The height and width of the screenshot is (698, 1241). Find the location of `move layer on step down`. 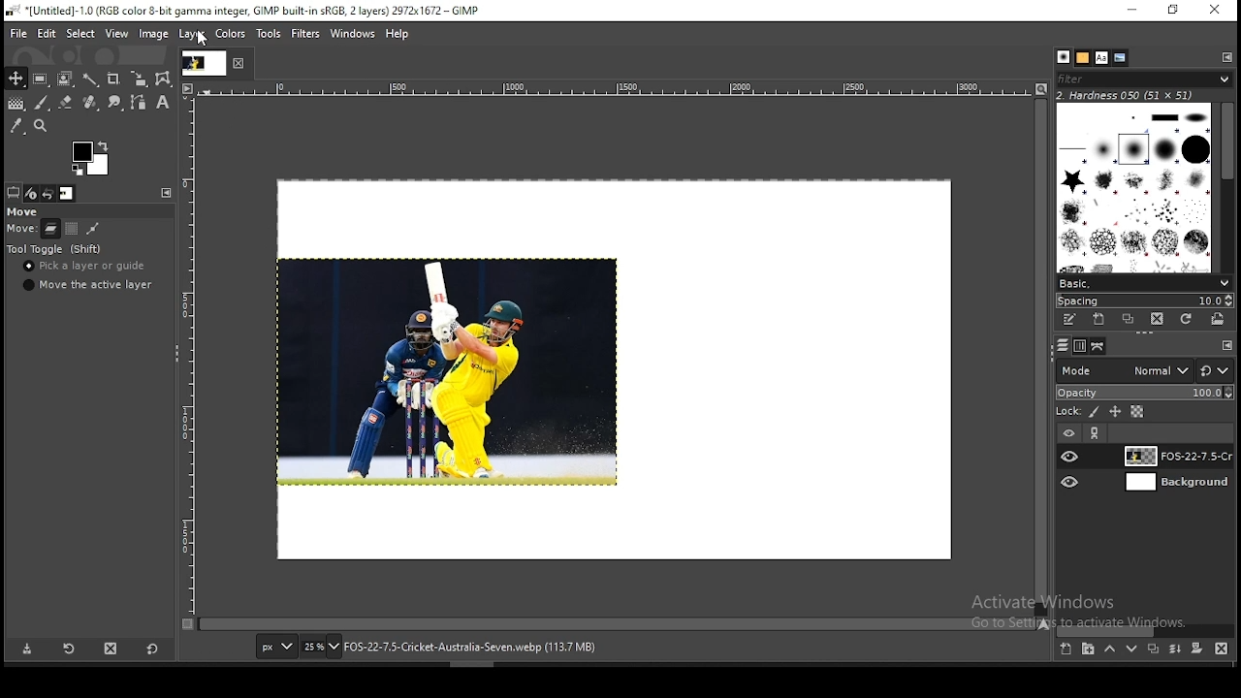

move layer on step down is located at coordinates (1132, 651).